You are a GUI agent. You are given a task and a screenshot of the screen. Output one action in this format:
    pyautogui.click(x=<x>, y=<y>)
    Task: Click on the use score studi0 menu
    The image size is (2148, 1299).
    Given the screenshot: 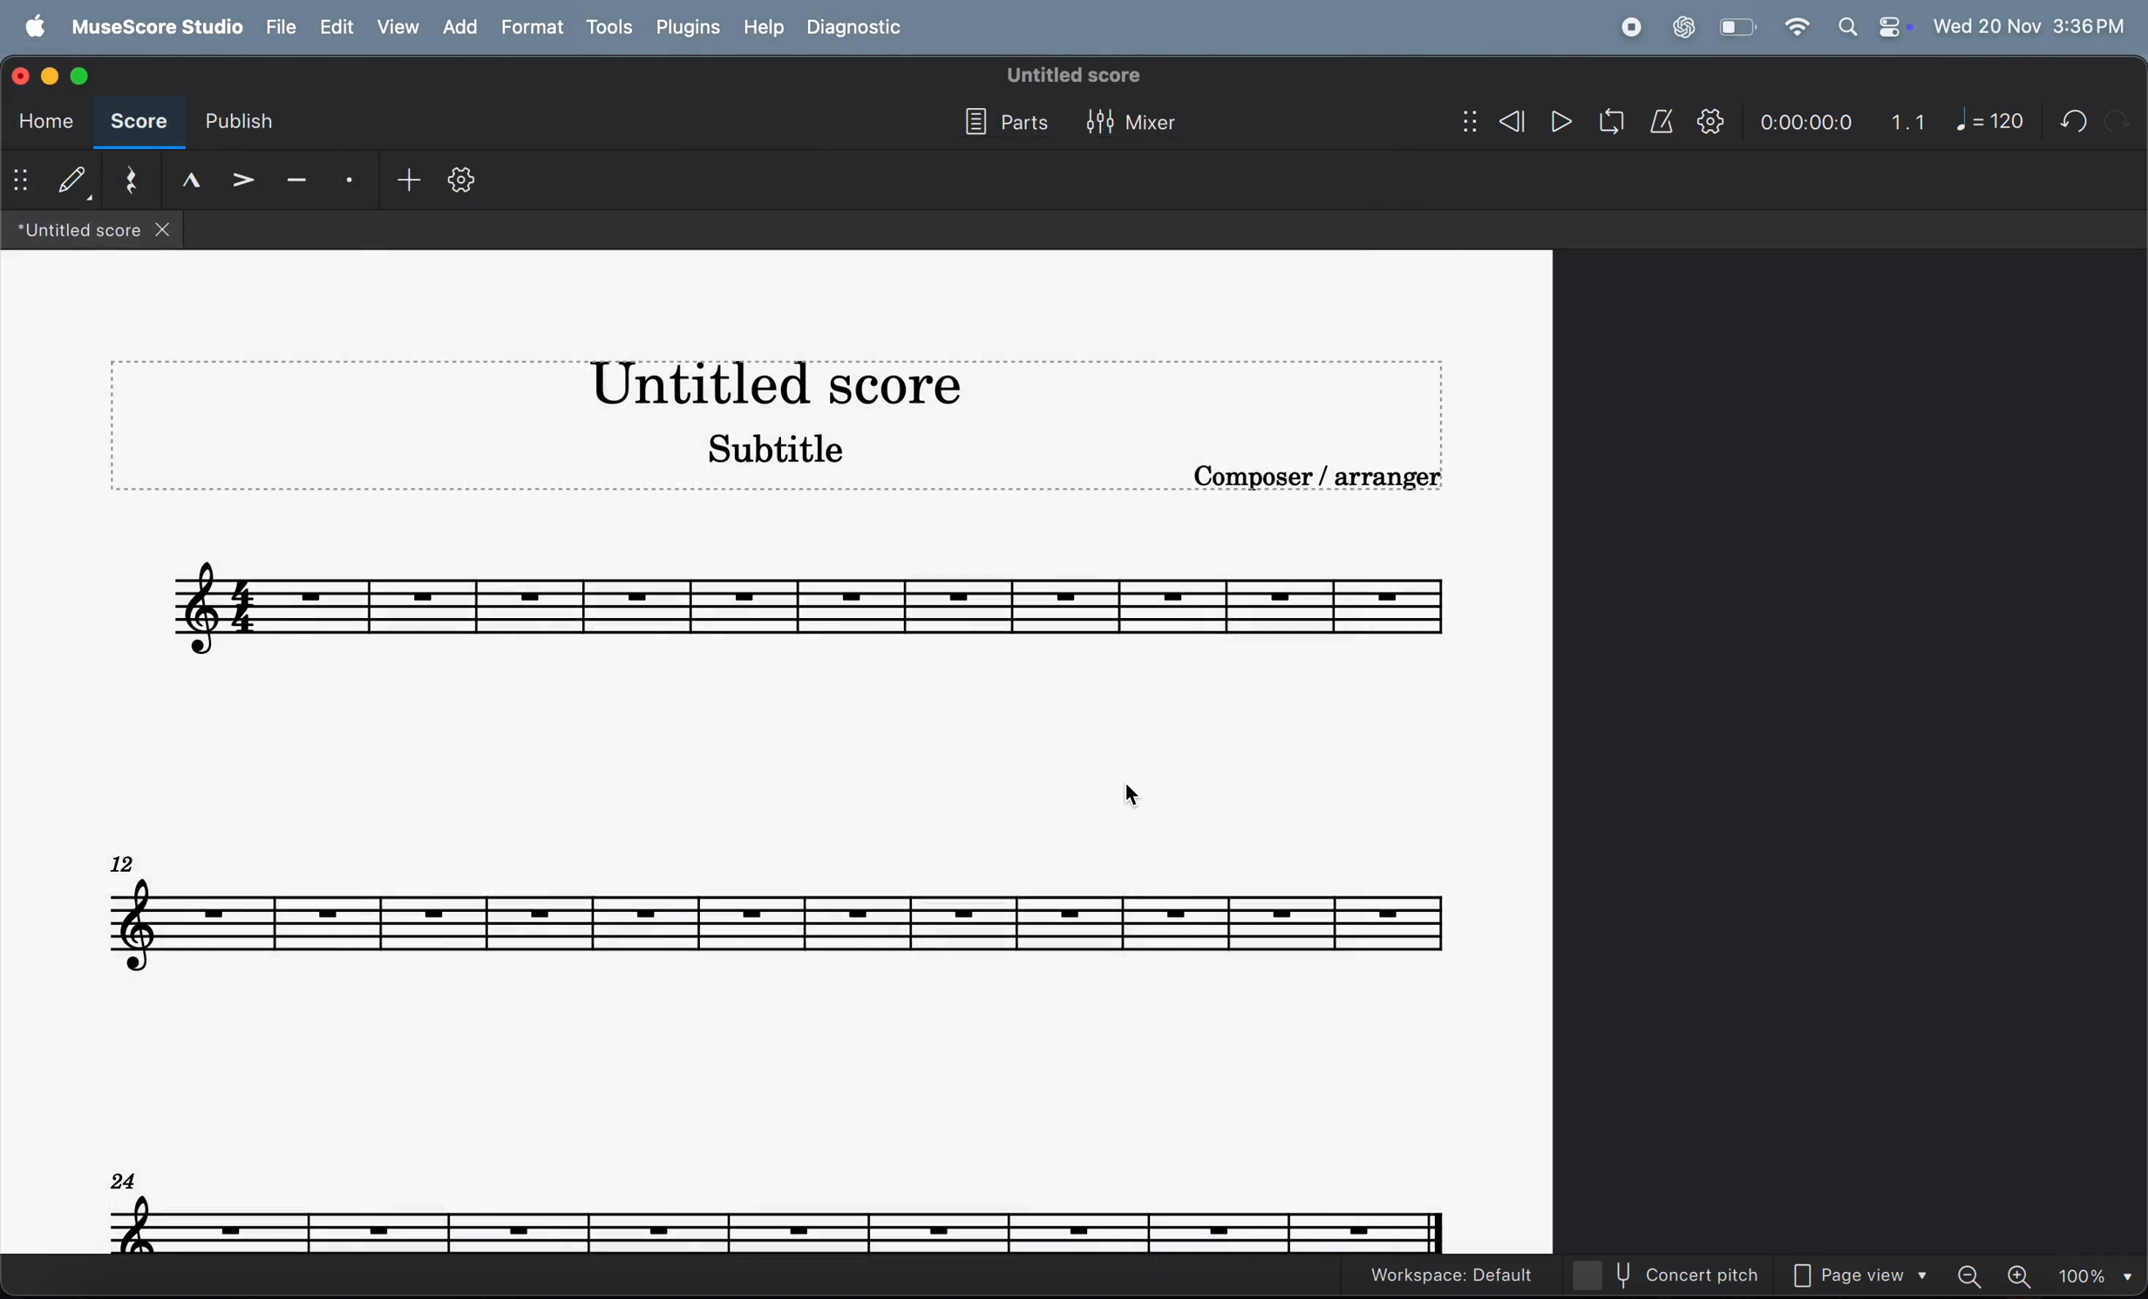 What is the action you would take?
    pyautogui.click(x=153, y=28)
    